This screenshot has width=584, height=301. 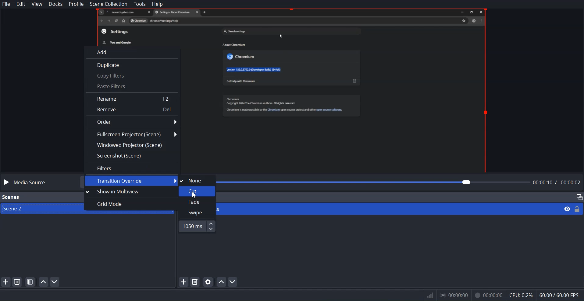 I want to click on Time Adjuster, so click(x=197, y=226).